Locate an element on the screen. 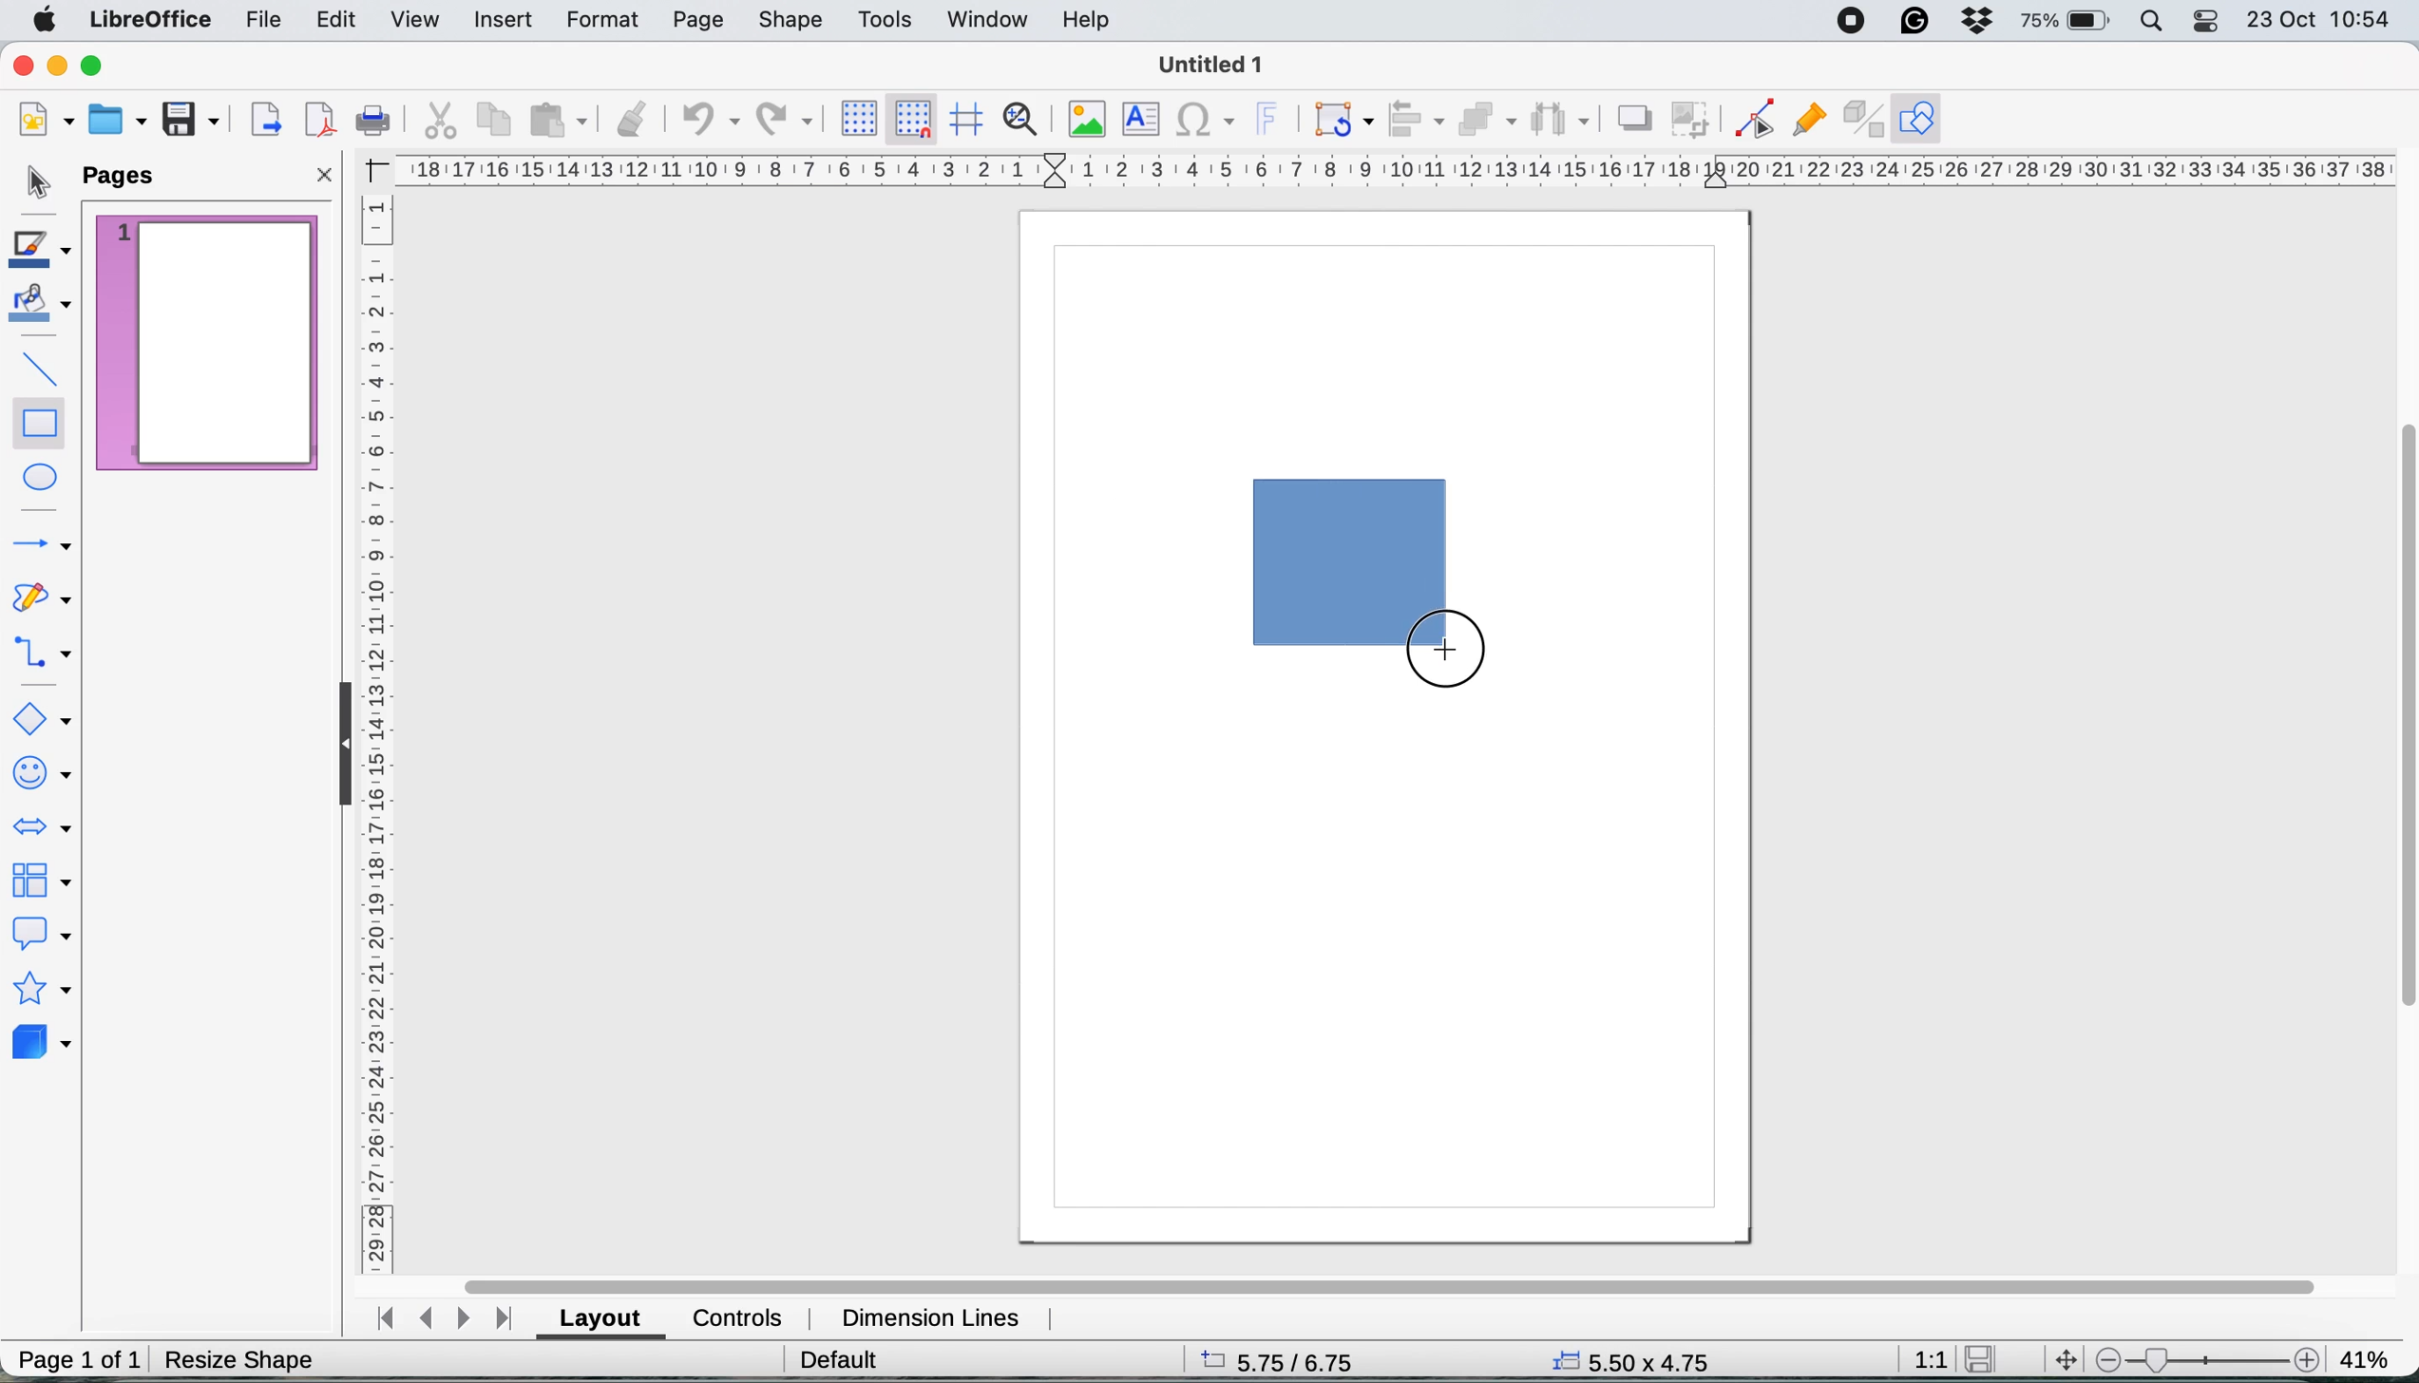 The image size is (2419, 1383). resize shape is located at coordinates (243, 1357).